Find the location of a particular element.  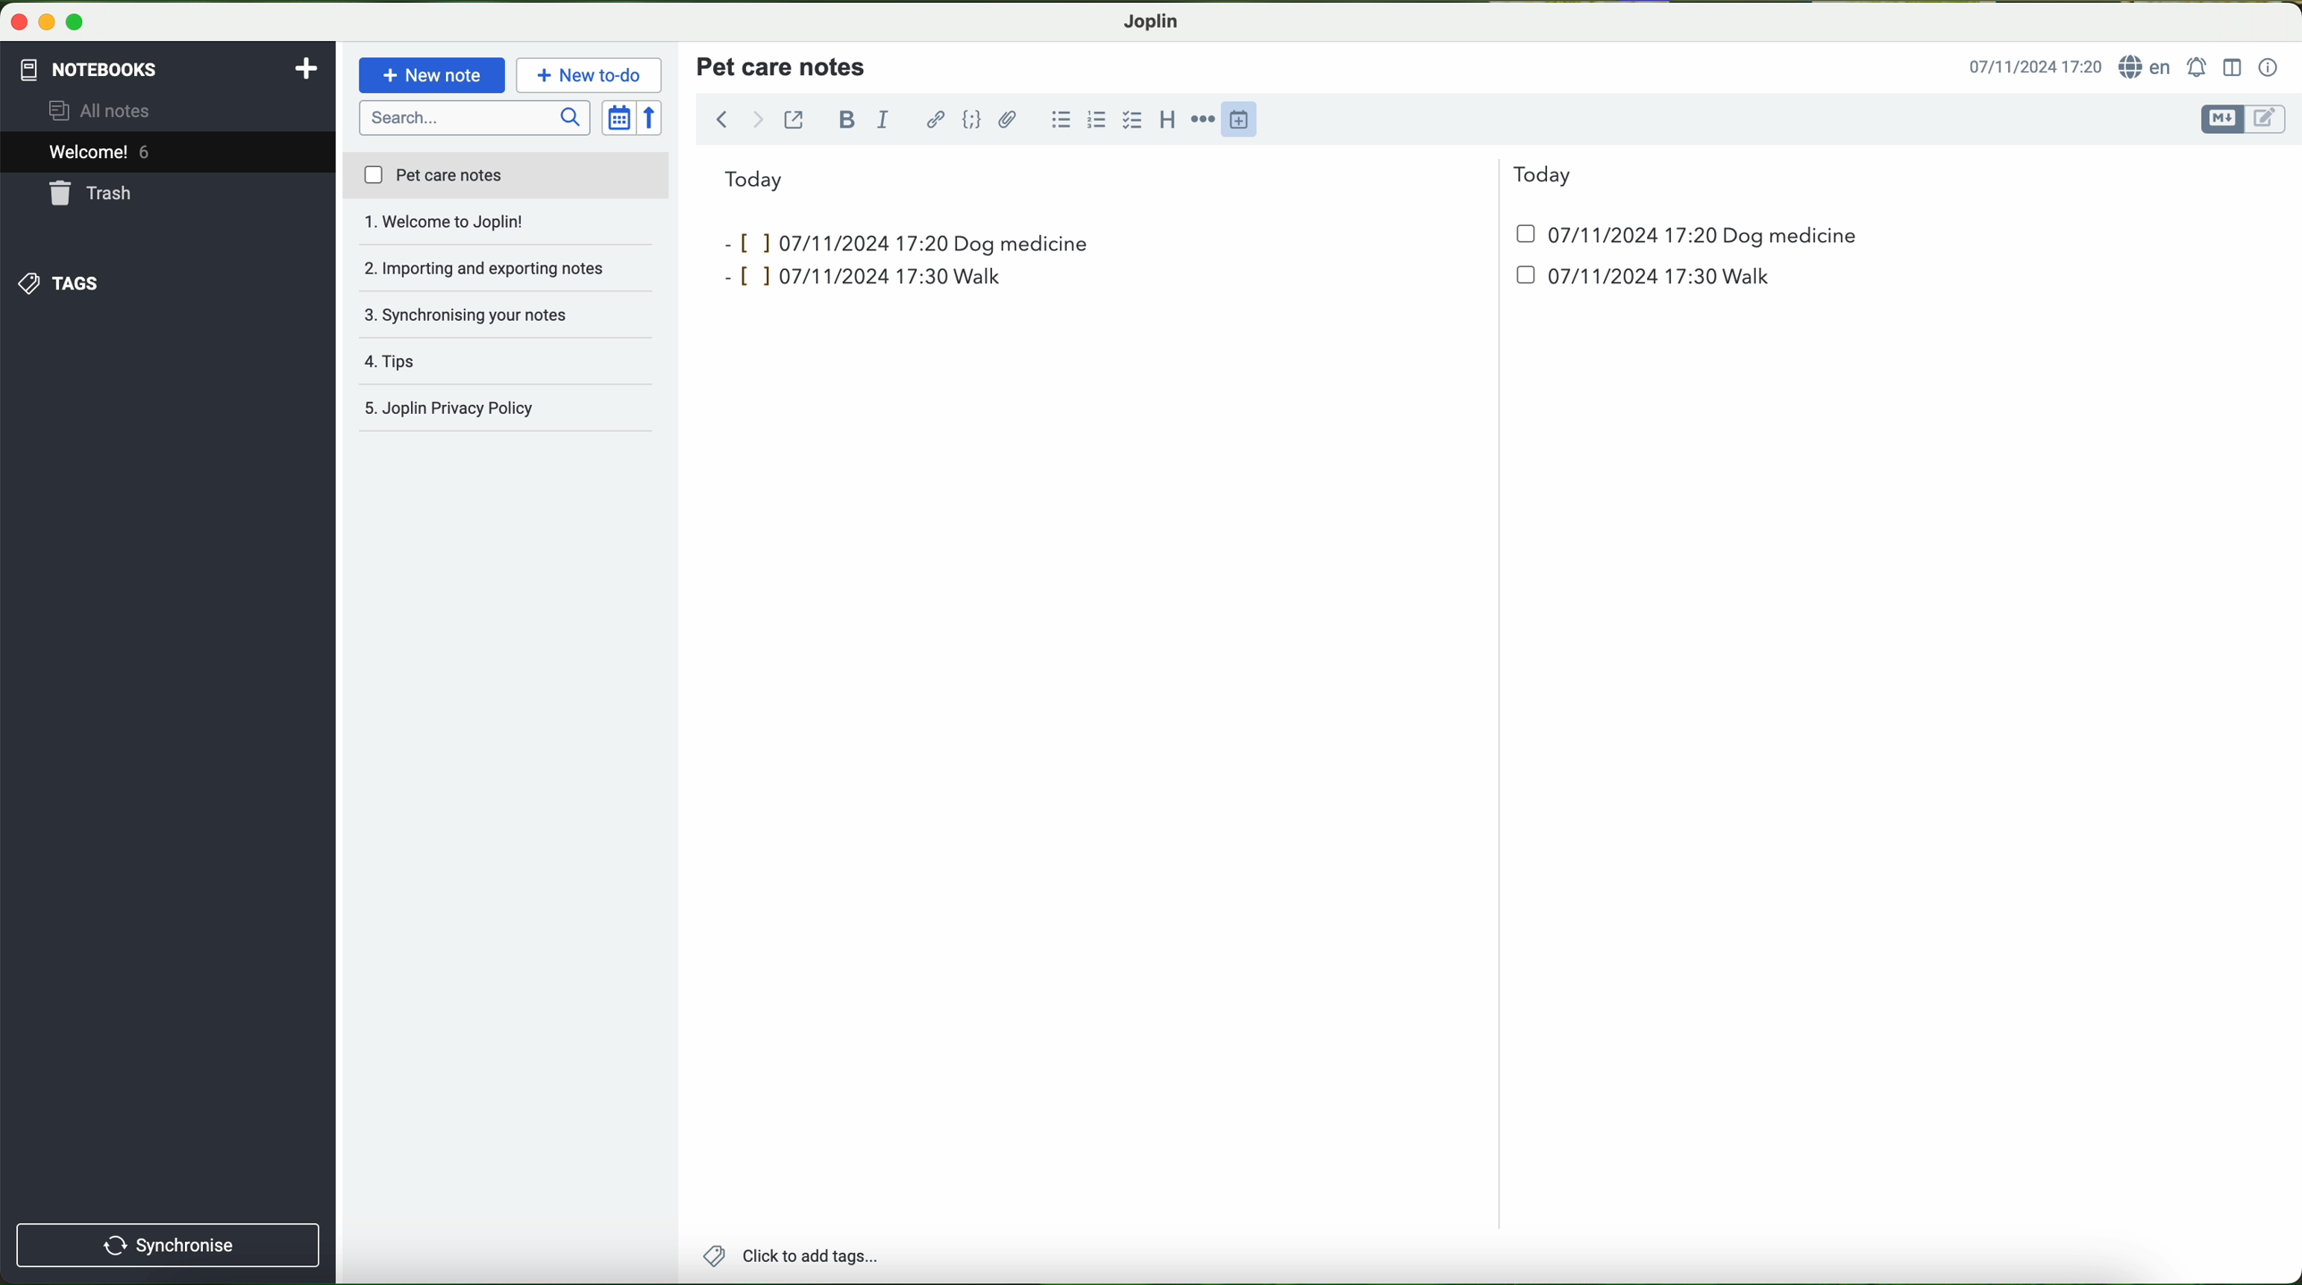

language is located at coordinates (2148, 68).